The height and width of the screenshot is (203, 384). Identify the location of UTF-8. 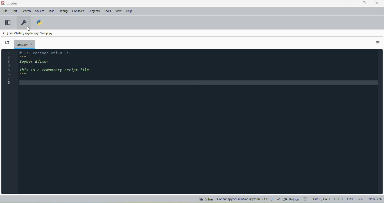
(339, 199).